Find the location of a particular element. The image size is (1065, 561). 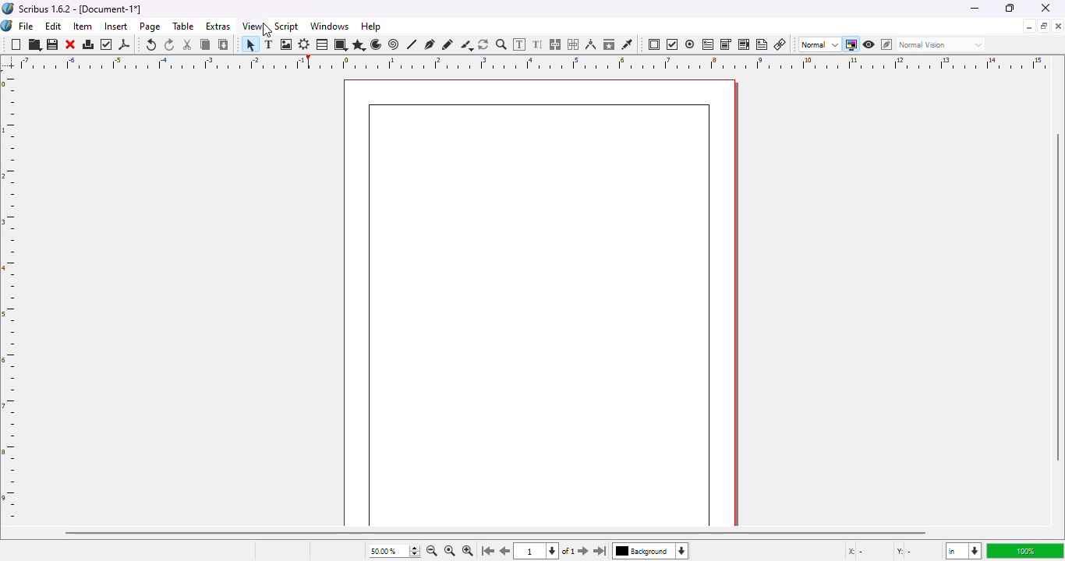

background is located at coordinates (655, 552).